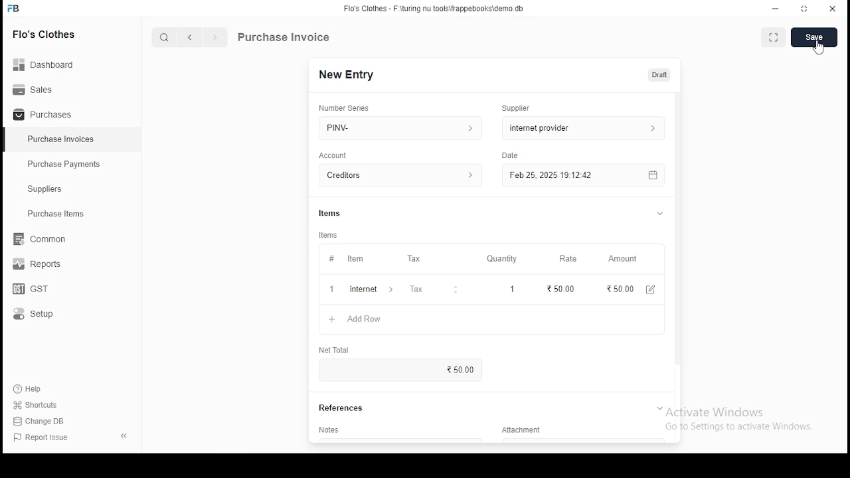 The width and height of the screenshot is (850, 478). What do you see at coordinates (622, 259) in the screenshot?
I see `amount` at bounding box center [622, 259].